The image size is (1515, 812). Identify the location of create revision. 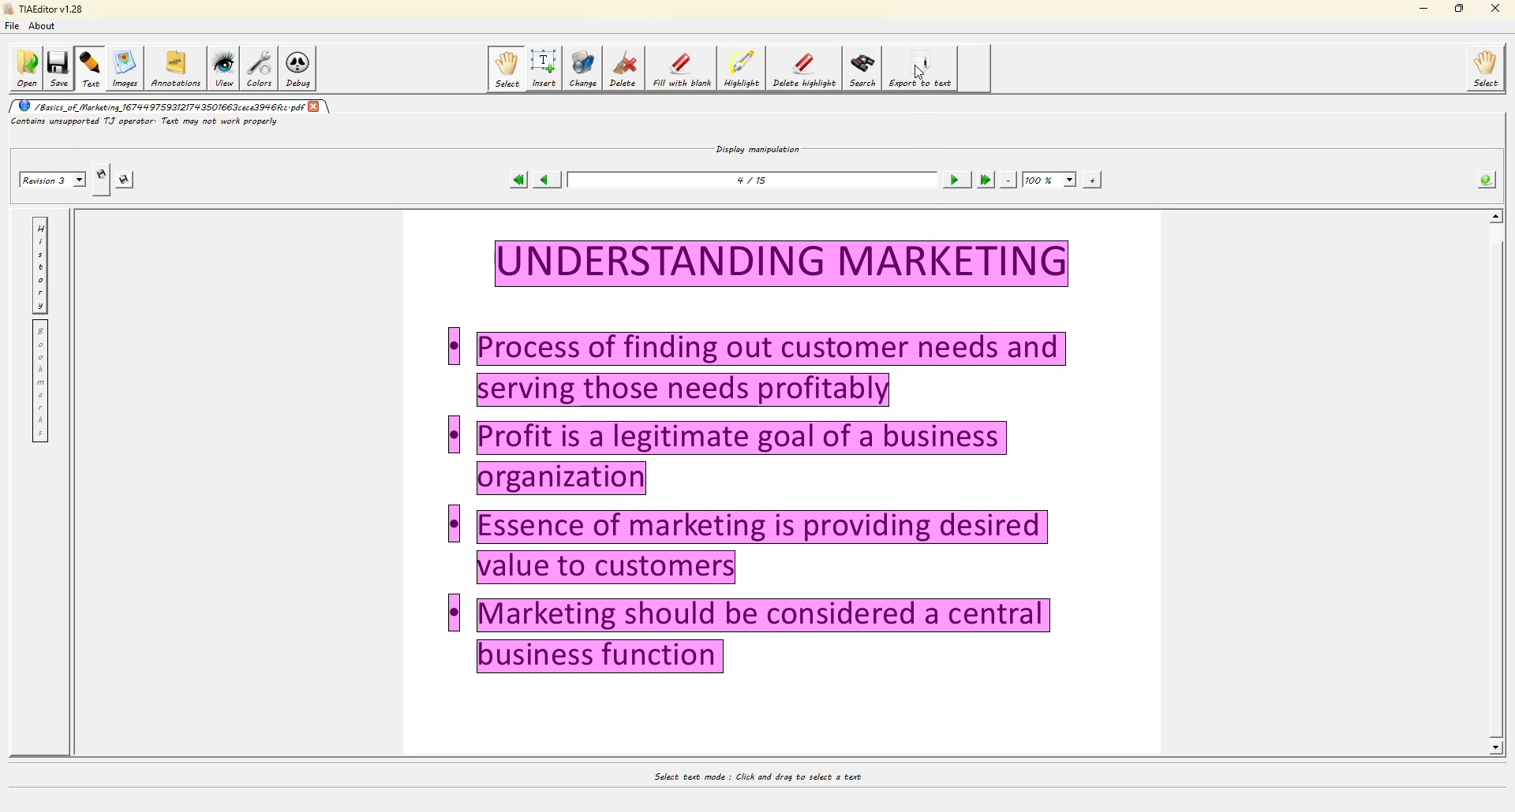
(104, 172).